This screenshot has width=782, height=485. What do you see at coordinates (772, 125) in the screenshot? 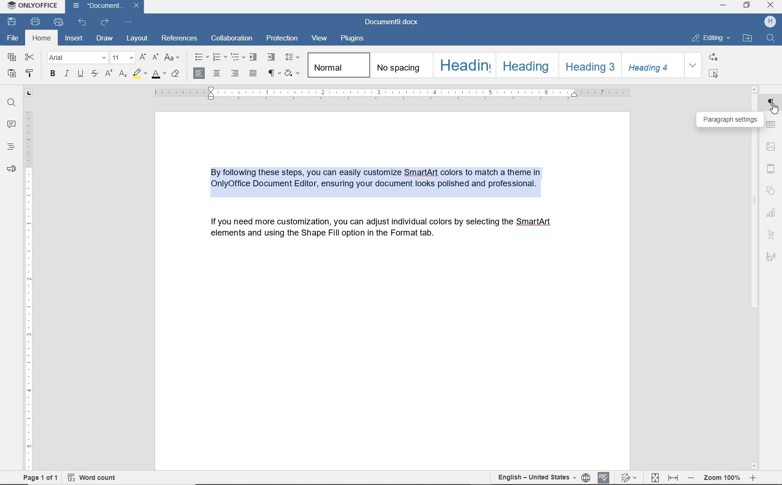
I see `table` at bounding box center [772, 125].